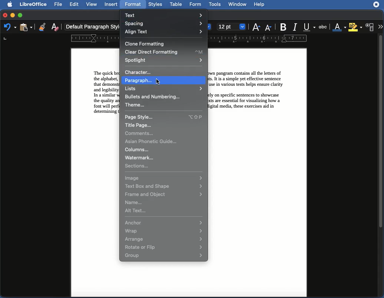 This screenshot has height=298, width=384. What do you see at coordinates (12, 14) in the screenshot?
I see `Minimize` at bounding box center [12, 14].